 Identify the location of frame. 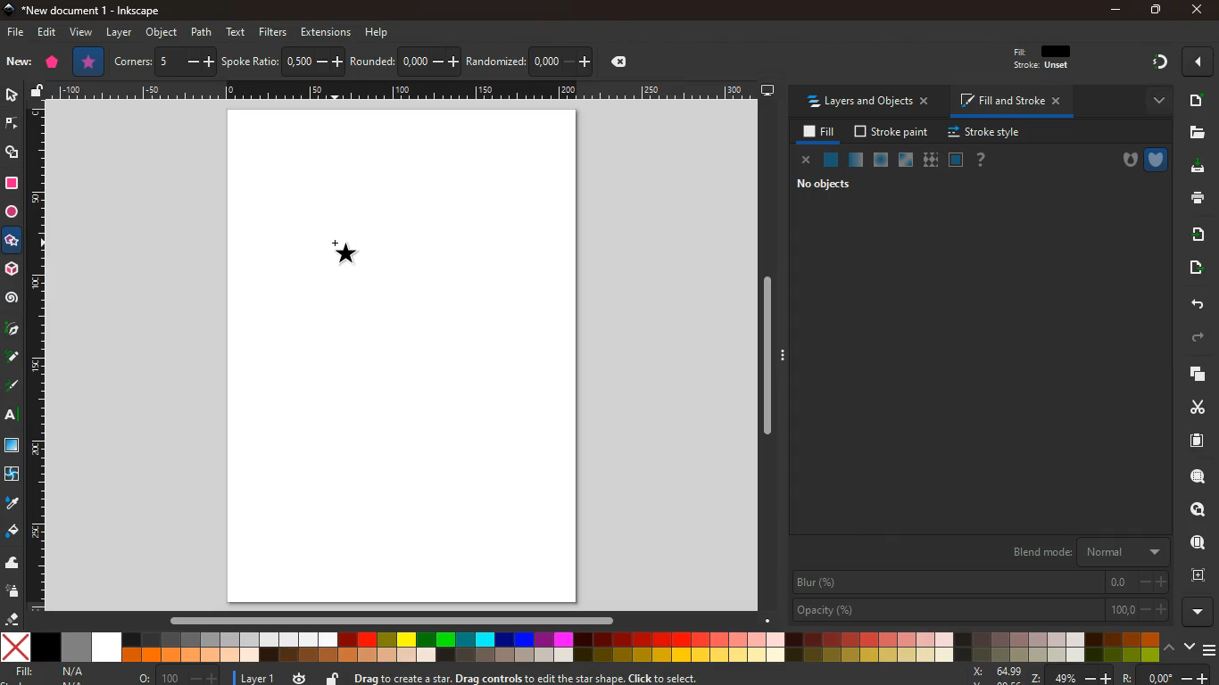
(955, 159).